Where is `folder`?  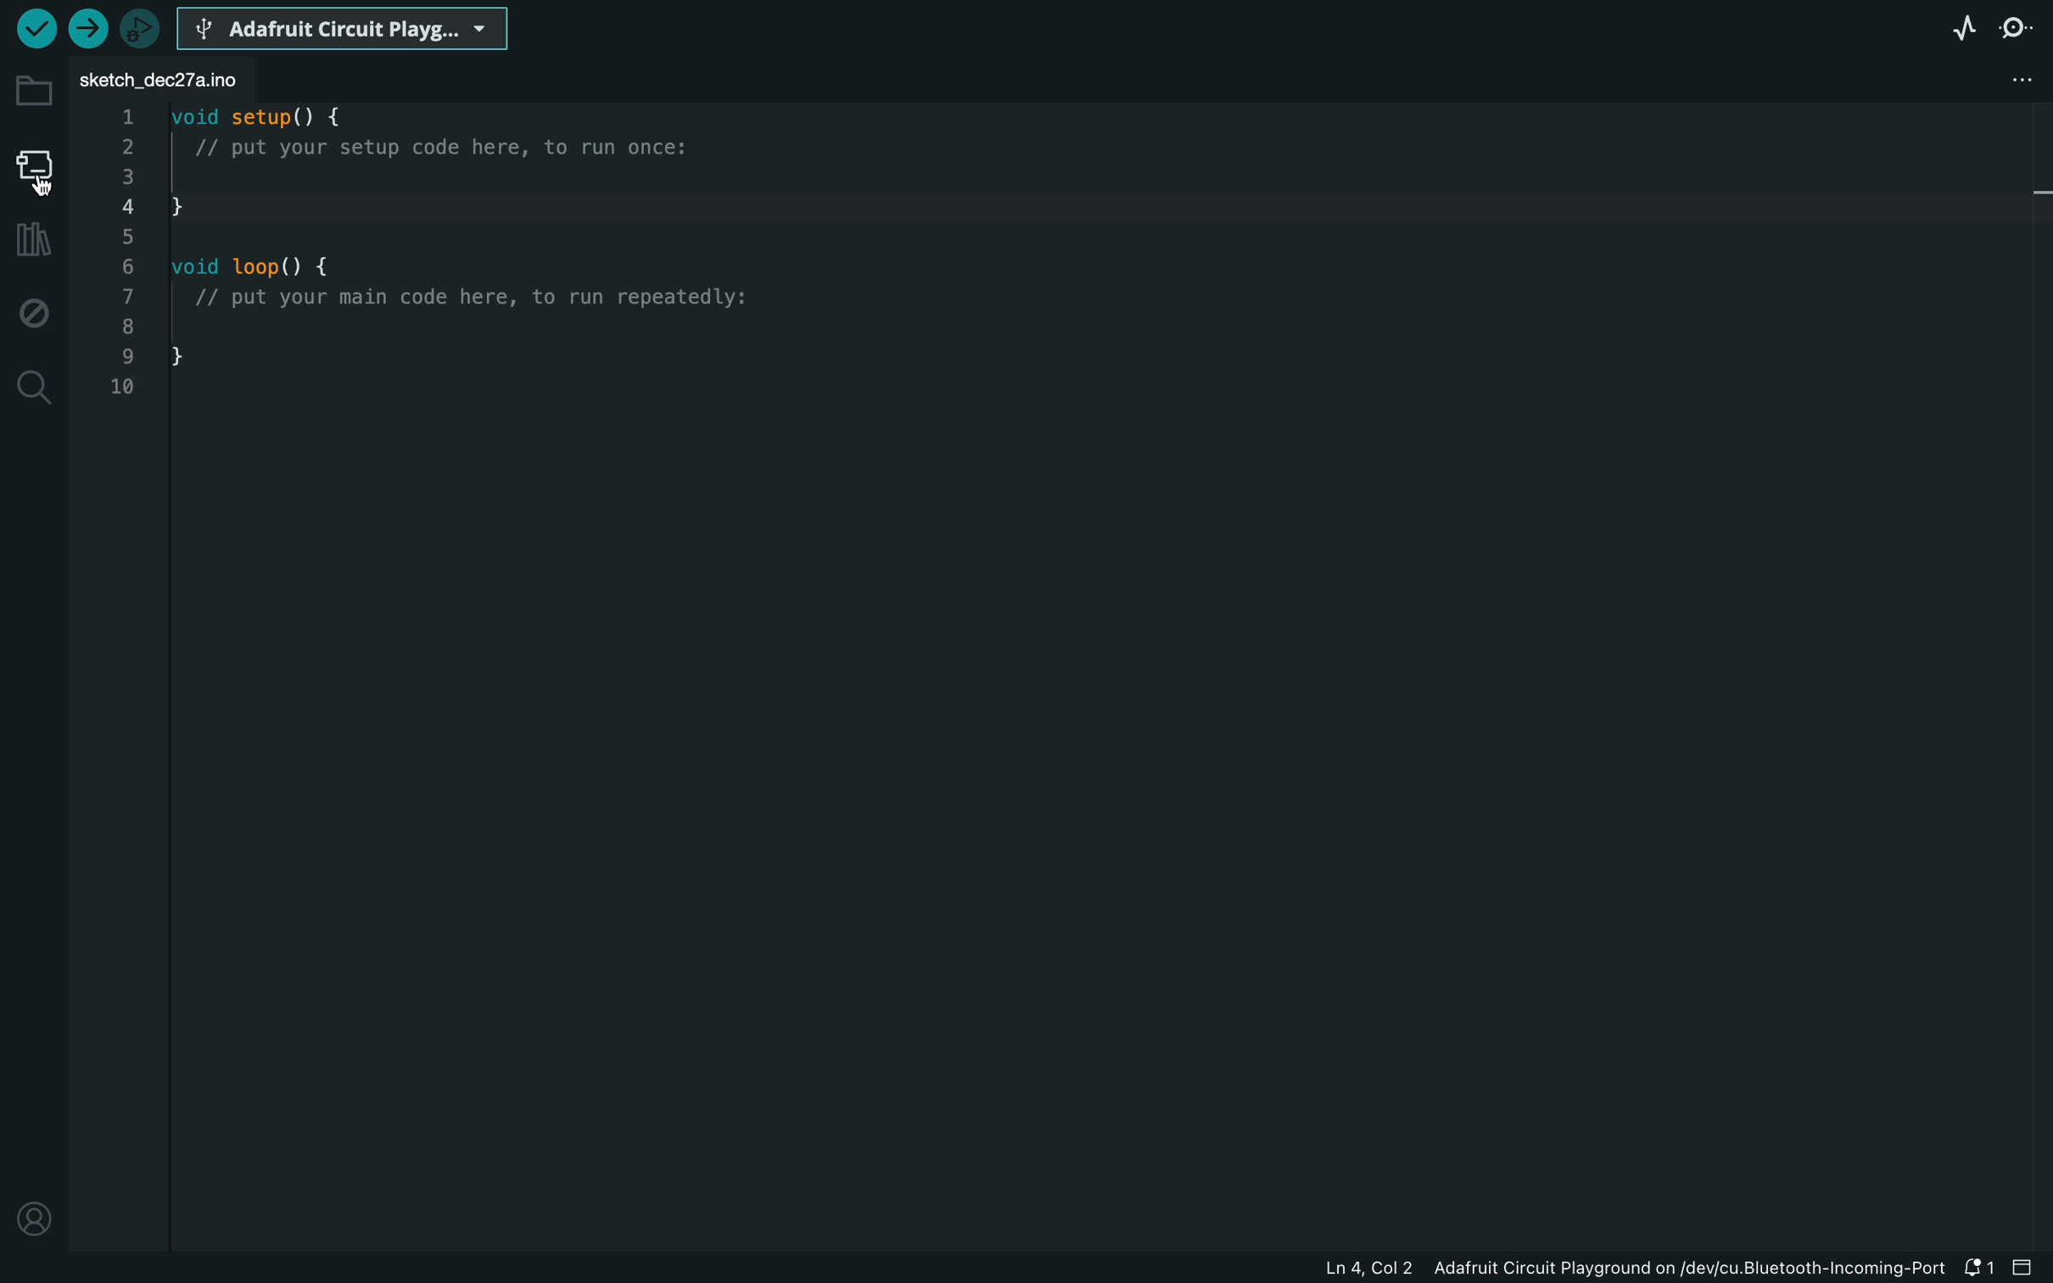
folder is located at coordinates (32, 91).